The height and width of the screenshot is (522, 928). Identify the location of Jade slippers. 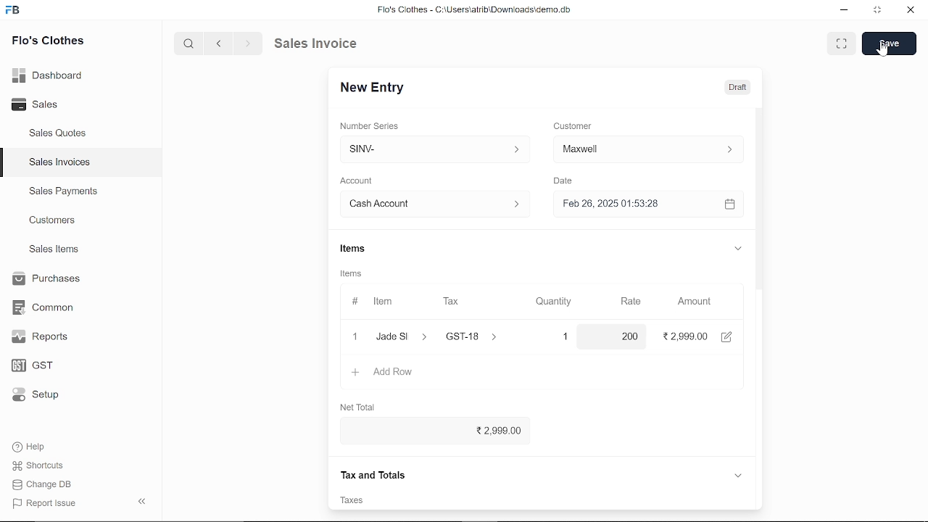
(402, 336).